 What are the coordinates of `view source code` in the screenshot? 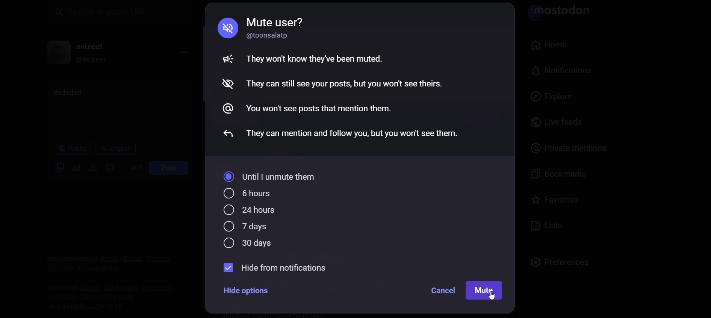 It's located at (108, 298).